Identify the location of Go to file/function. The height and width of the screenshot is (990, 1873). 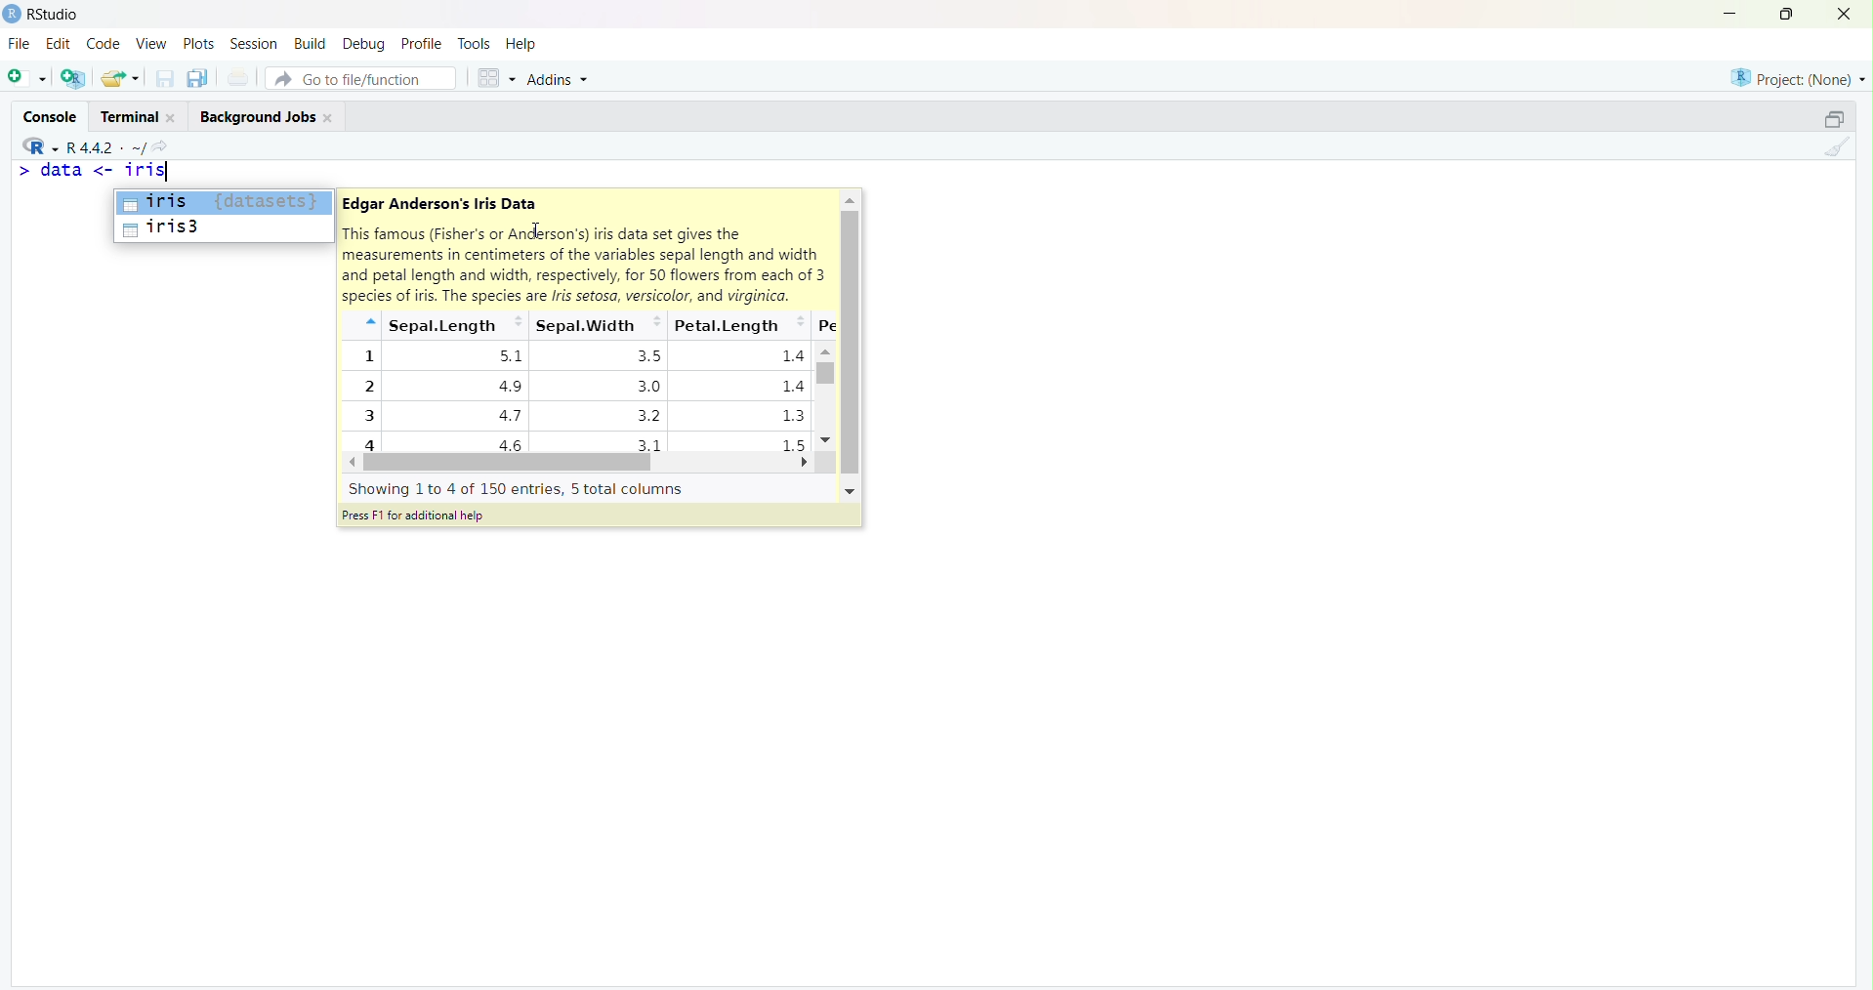
(359, 75).